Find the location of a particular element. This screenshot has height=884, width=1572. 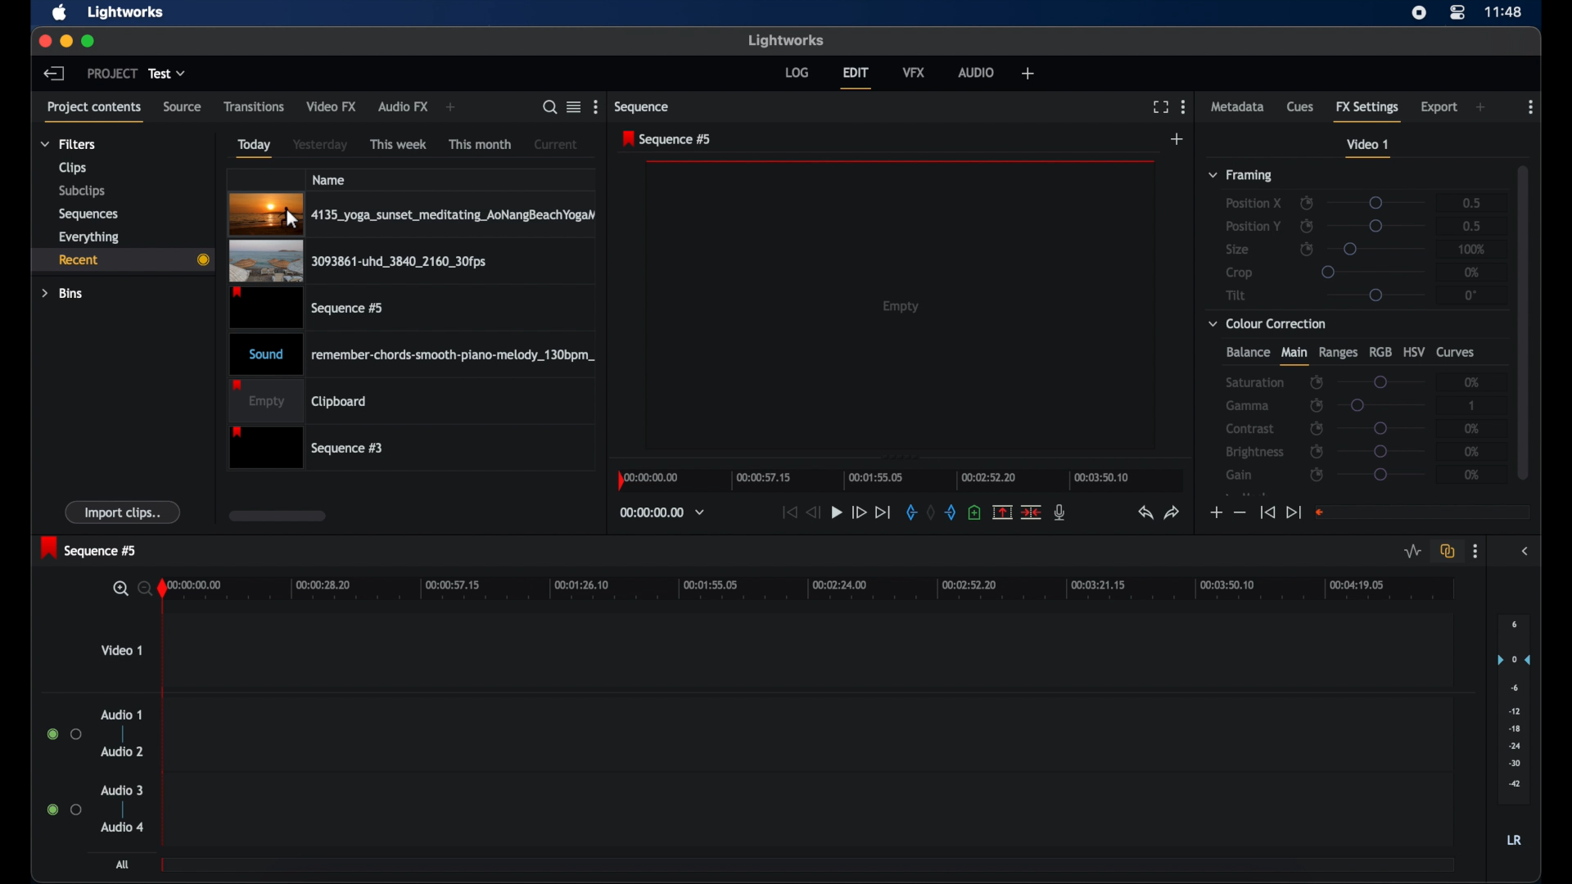

hsv is located at coordinates (1414, 351).